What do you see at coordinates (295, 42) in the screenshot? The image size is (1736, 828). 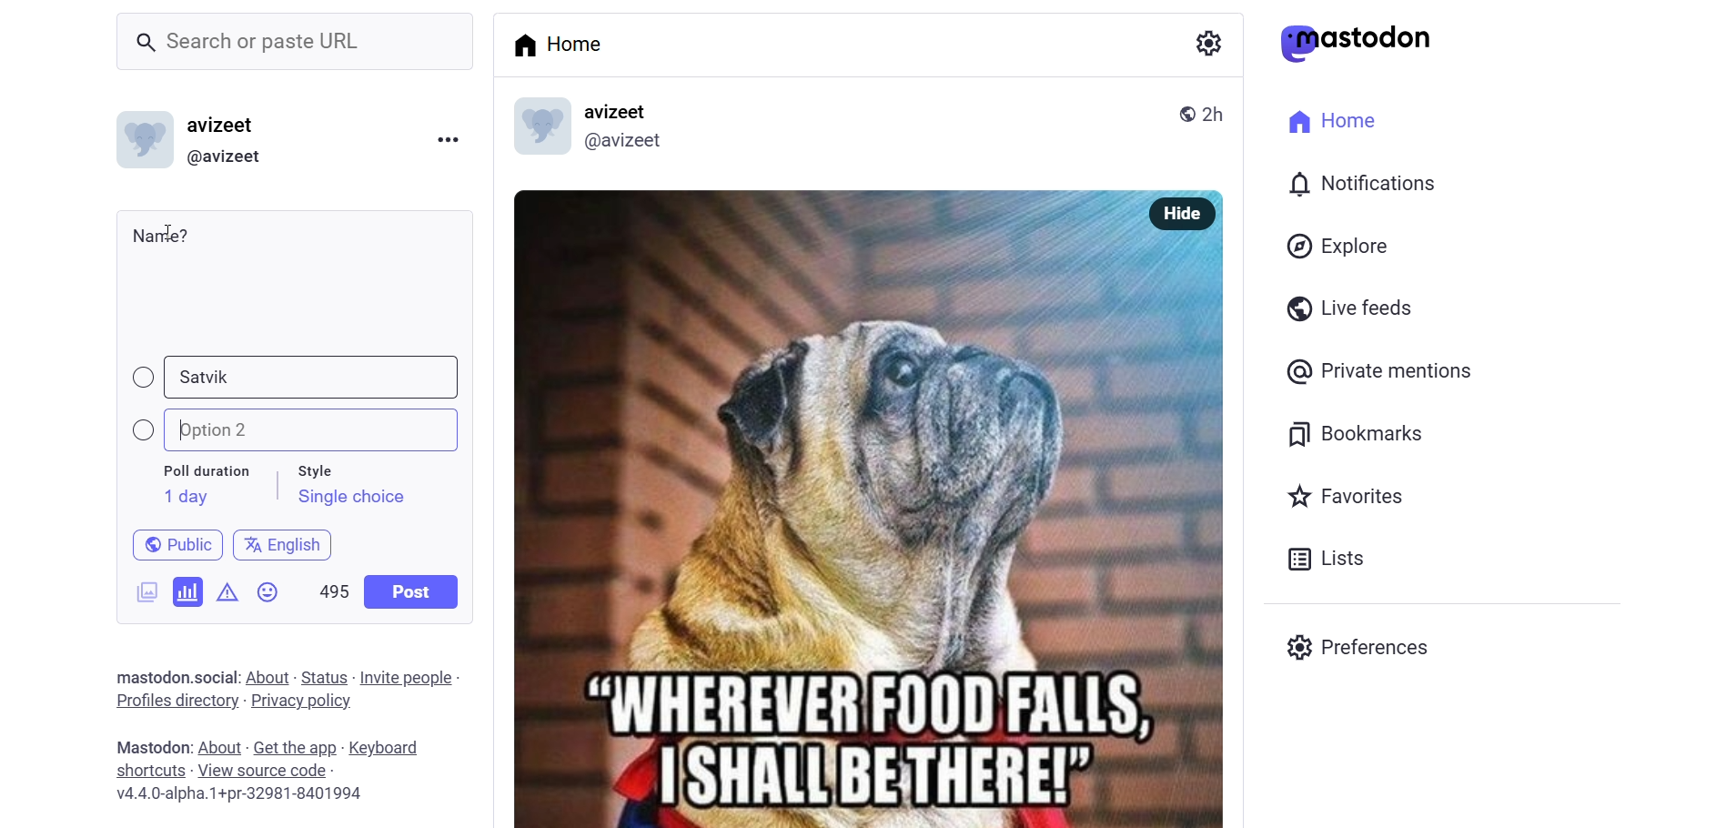 I see `Search or paste URL` at bounding box center [295, 42].